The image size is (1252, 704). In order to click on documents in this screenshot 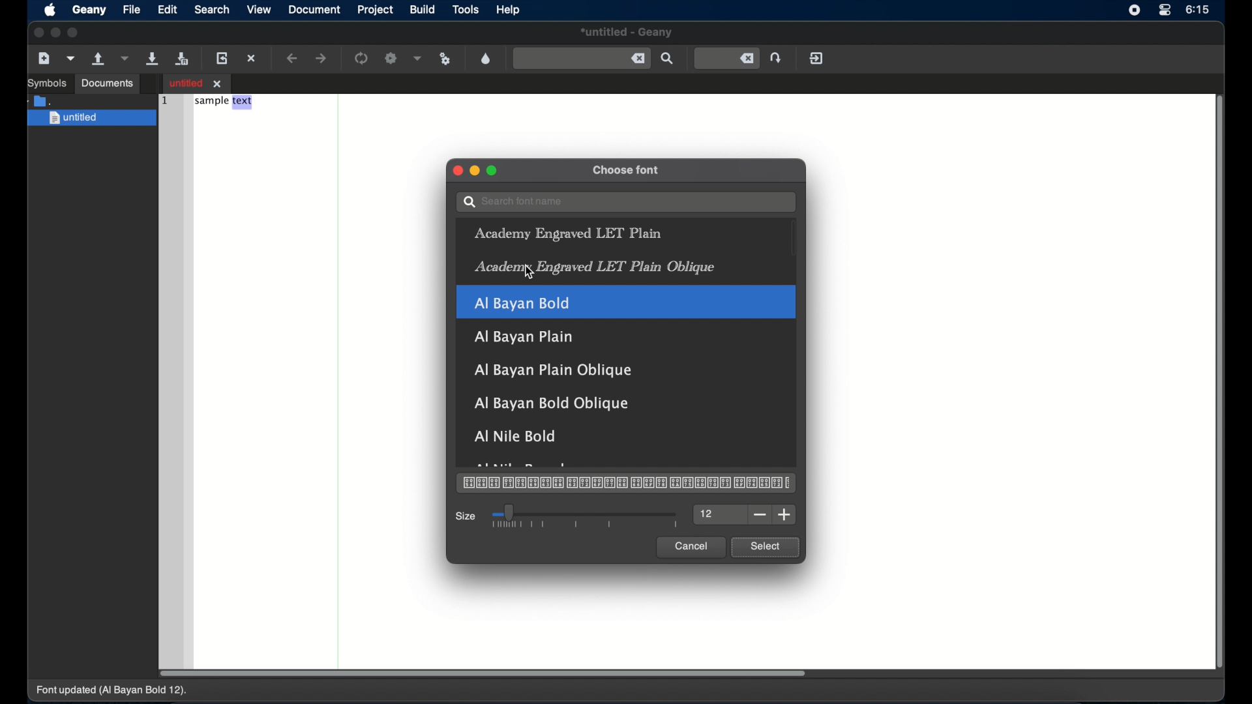, I will do `click(108, 83)`.